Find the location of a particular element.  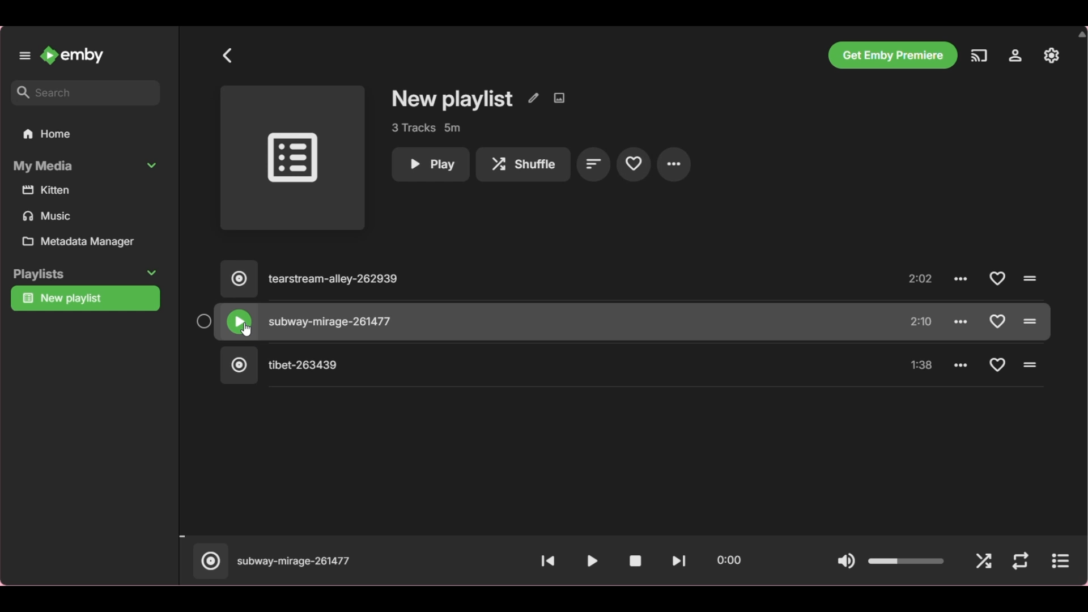

Go to home is located at coordinates (72, 56).